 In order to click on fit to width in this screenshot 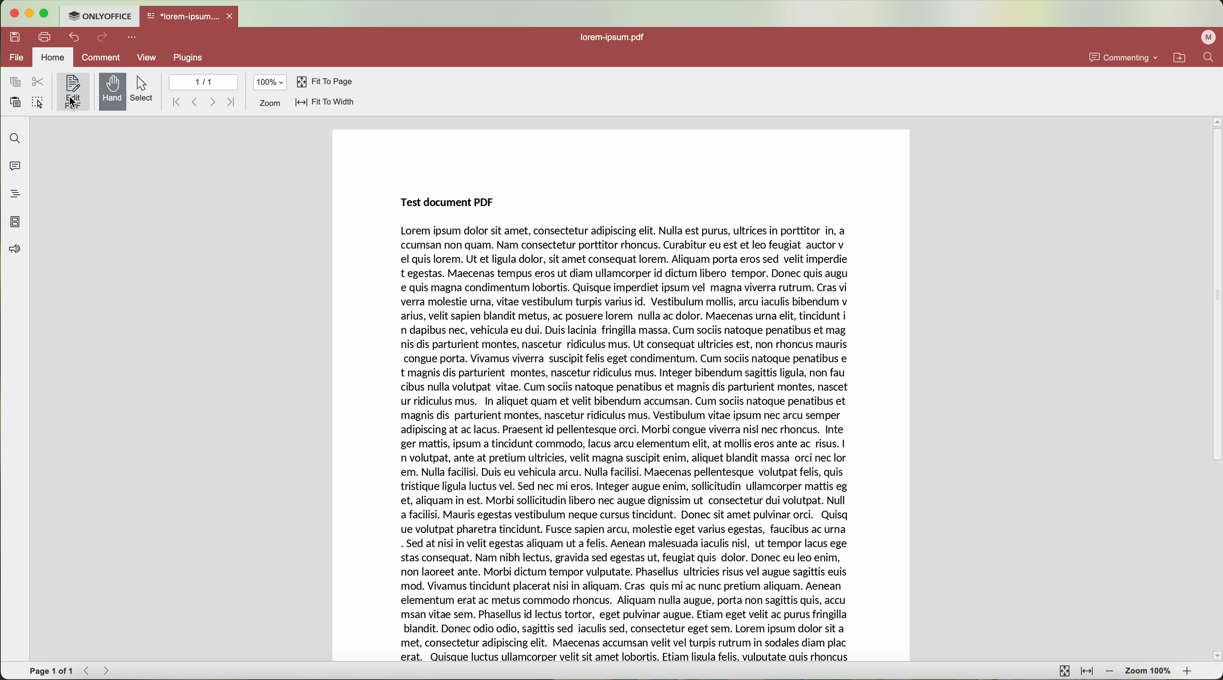, I will do `click(1088, 672)`.